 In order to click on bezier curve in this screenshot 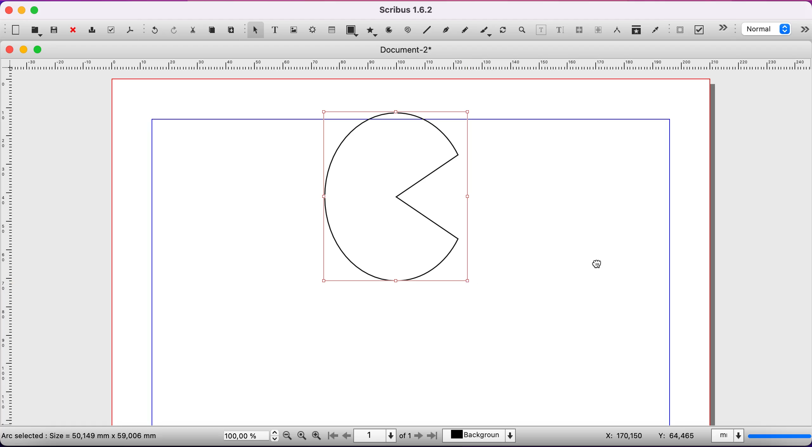, I will do `click(447, 29)`.